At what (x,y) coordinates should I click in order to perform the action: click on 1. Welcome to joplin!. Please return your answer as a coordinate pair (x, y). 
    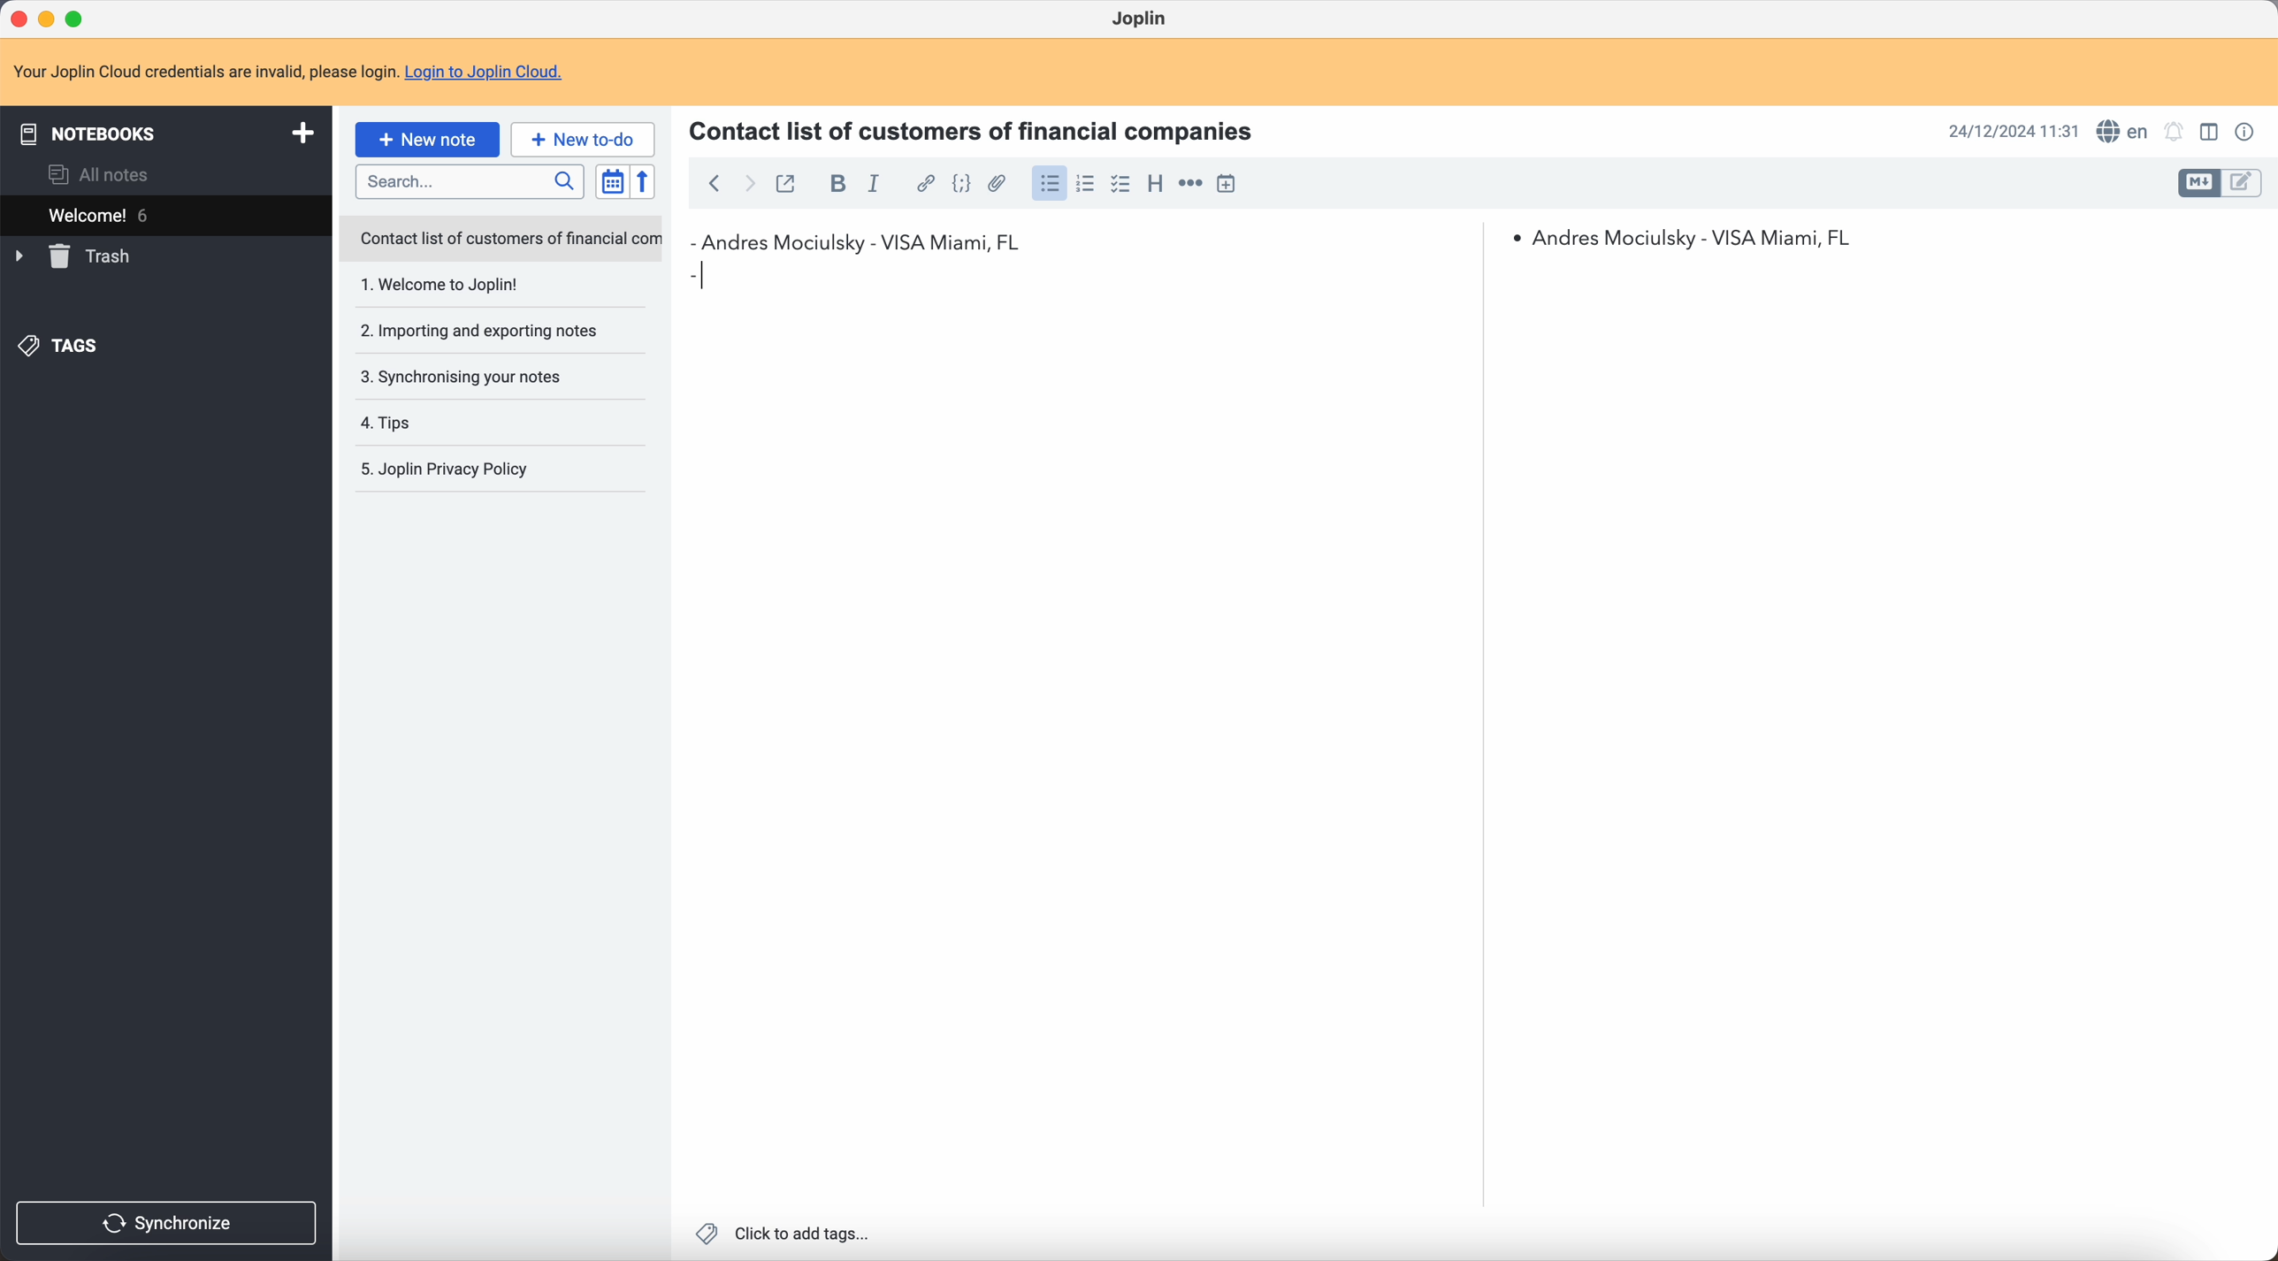
    Looking at the image, I should click on (481, 286).